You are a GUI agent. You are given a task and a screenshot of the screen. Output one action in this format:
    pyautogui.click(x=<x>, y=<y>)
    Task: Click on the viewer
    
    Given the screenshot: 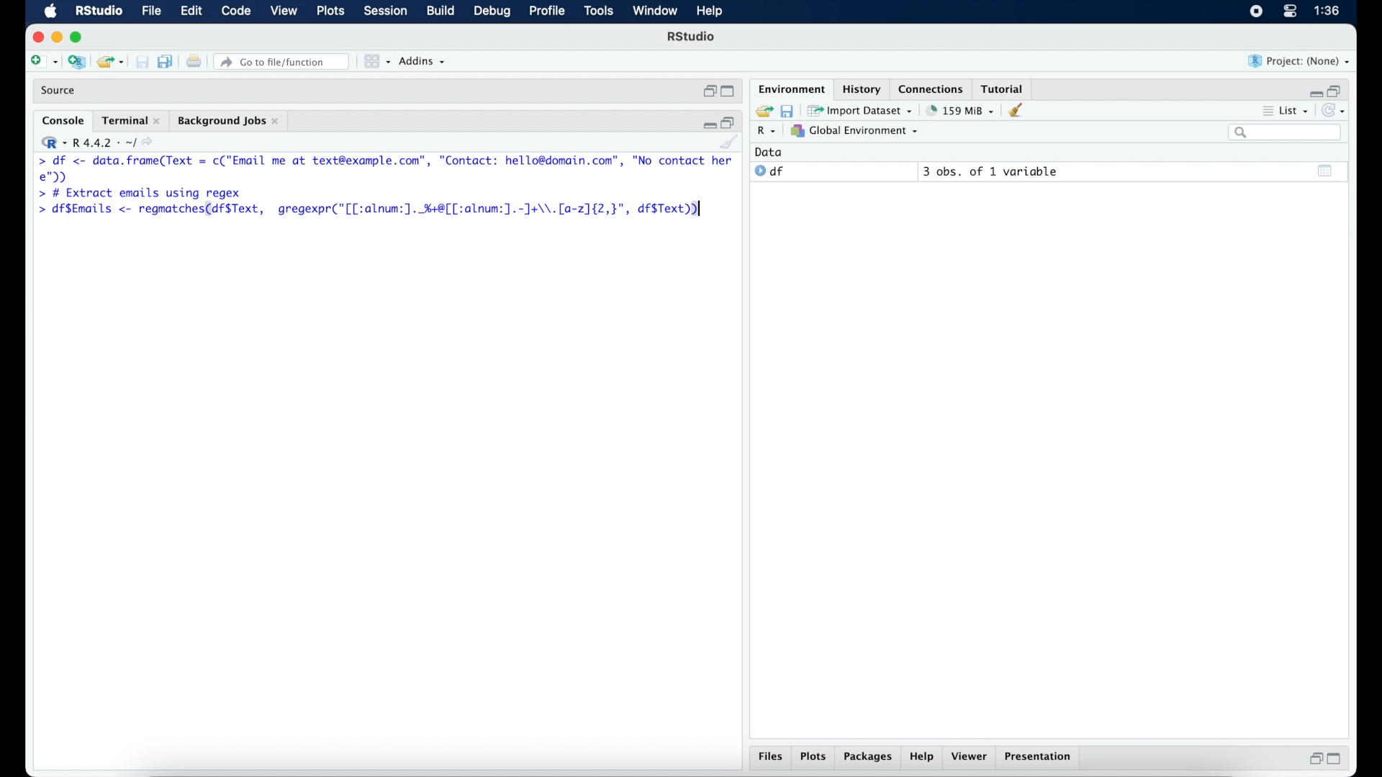 What is the action you would take?
    pyautogui.click(x=971, y=757)
    